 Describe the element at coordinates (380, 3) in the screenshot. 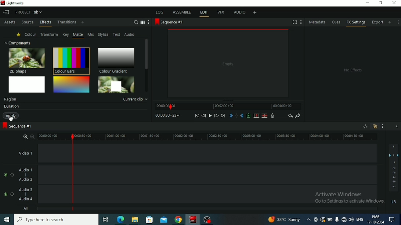

I see `Restore` at that location.